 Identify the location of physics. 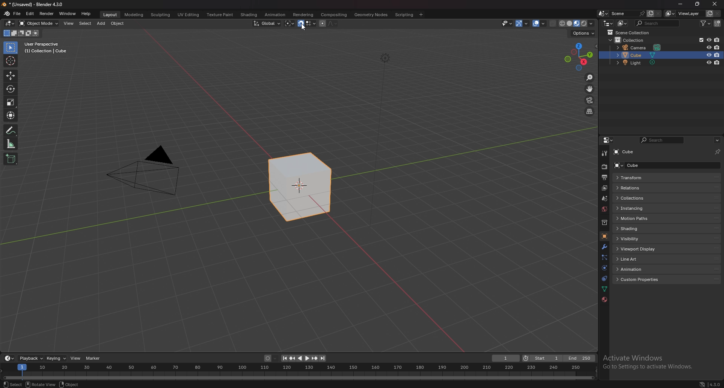
(604, 268).